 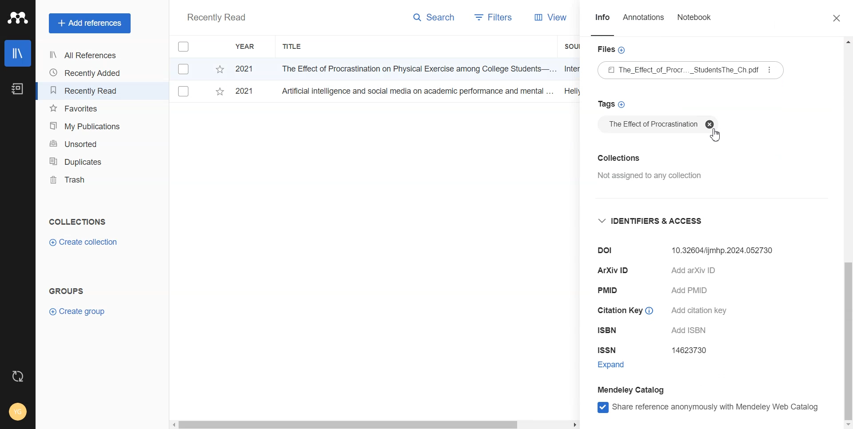 I want to click on Horizontal scroll bar, so click(x=375, y=424).